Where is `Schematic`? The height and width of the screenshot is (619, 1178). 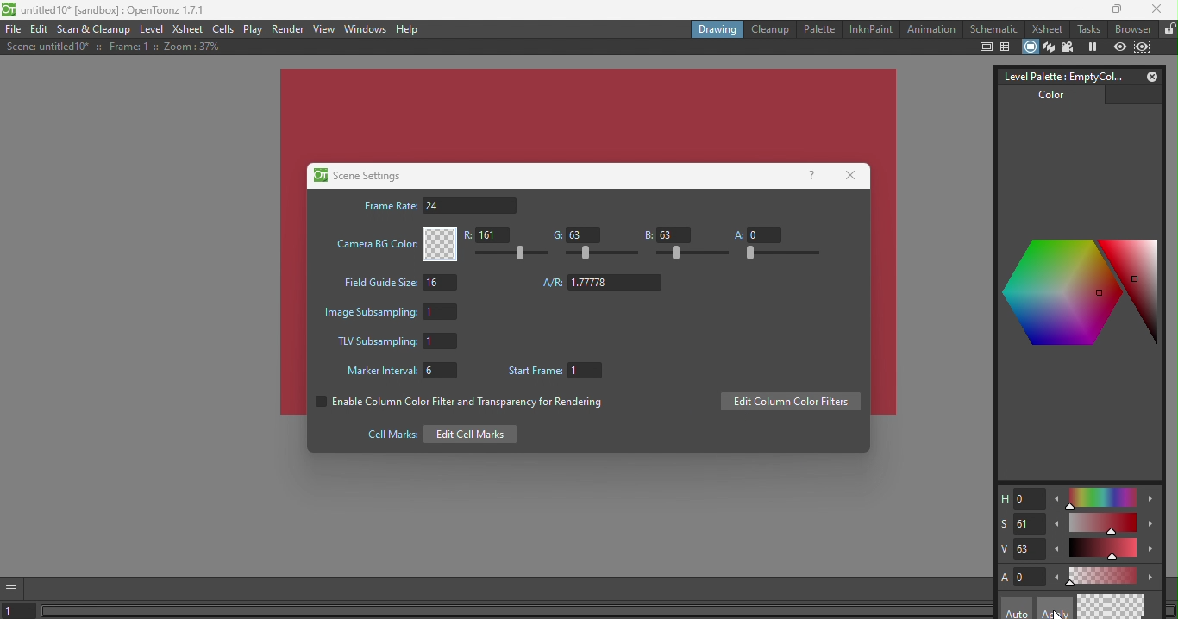 Schematic is located at coordinates (993, 29).